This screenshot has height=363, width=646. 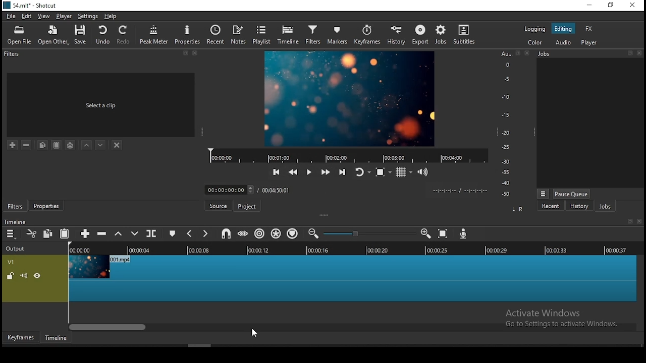 I want to click on 00:00:08, so click(x=203, y=251).